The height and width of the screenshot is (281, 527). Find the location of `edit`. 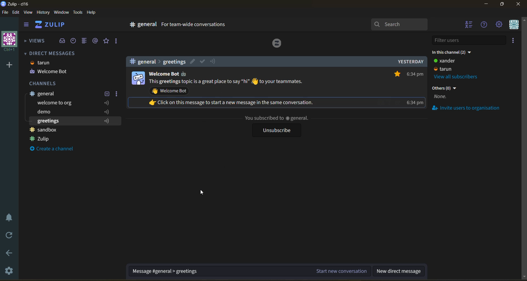

edit is located at coordinates (18, 13).